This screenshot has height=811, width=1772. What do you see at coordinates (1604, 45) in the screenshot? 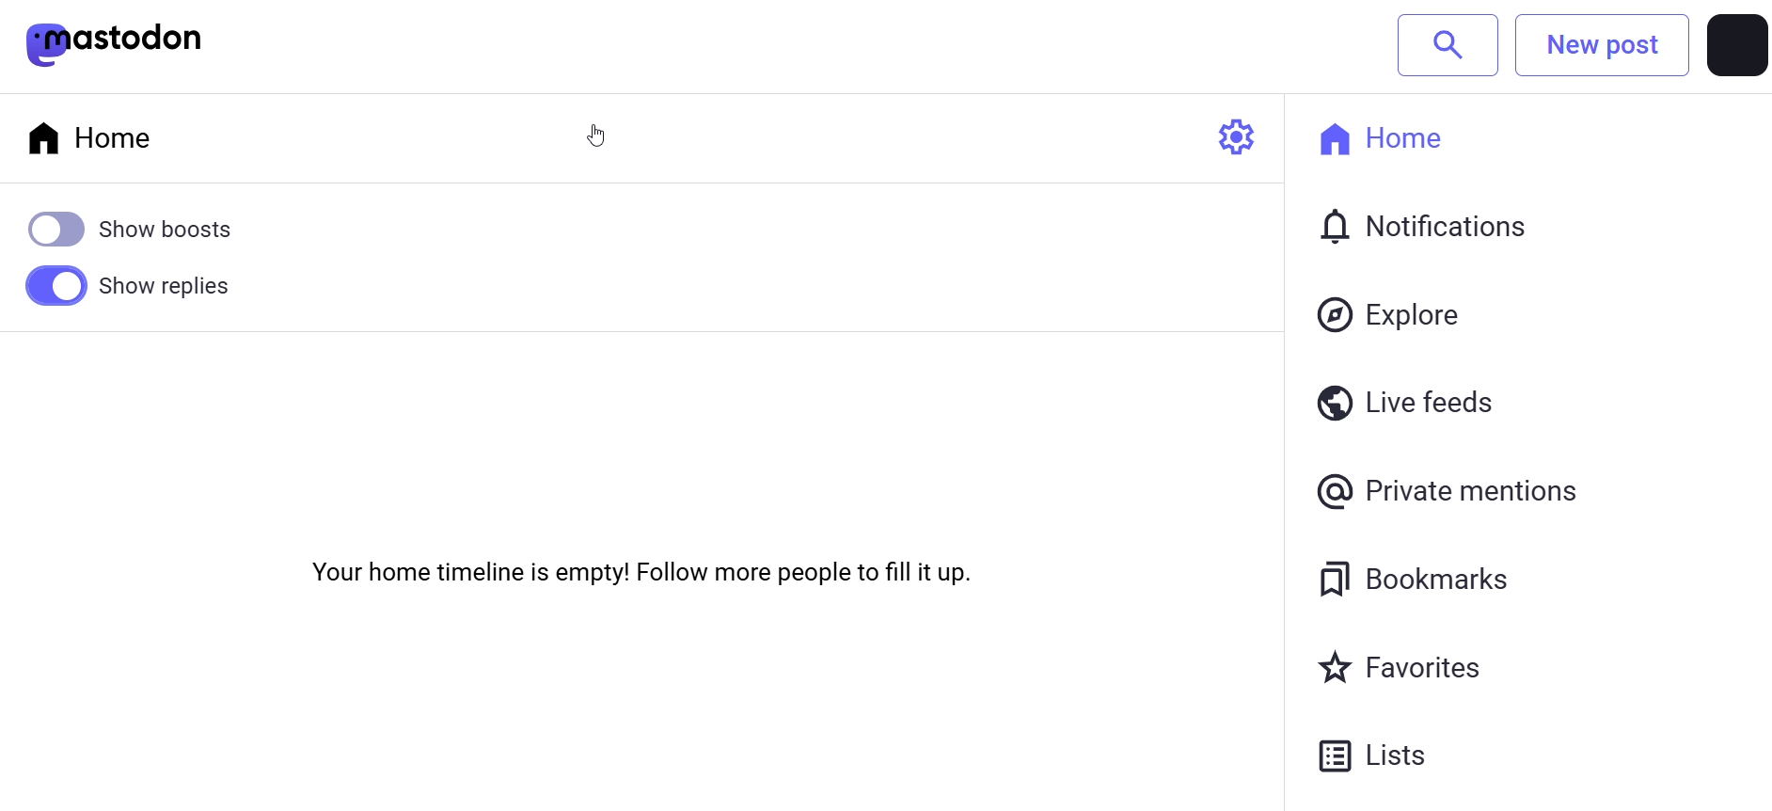
I see `New post` at bounding box center [1604, 45].